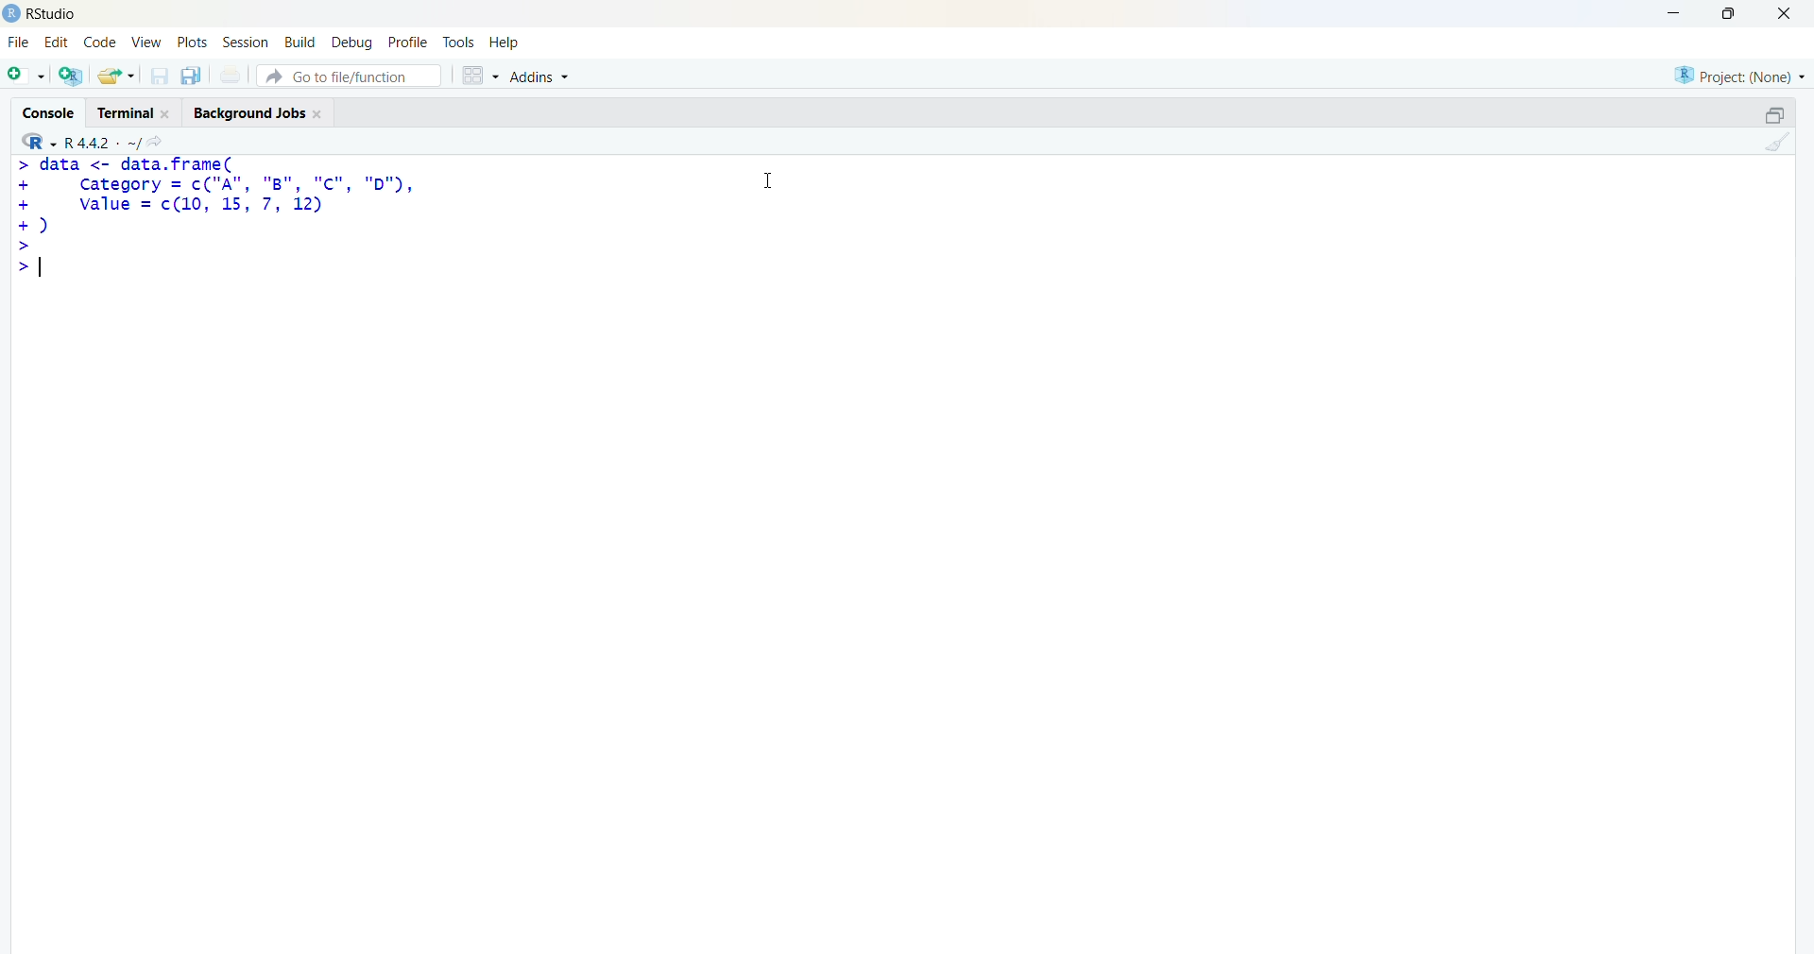 The height and width of the screenshot is (954, 1814). Describe the element at coordinates (1742, 75) in the screenshot. I see `selected project - none` at that location.